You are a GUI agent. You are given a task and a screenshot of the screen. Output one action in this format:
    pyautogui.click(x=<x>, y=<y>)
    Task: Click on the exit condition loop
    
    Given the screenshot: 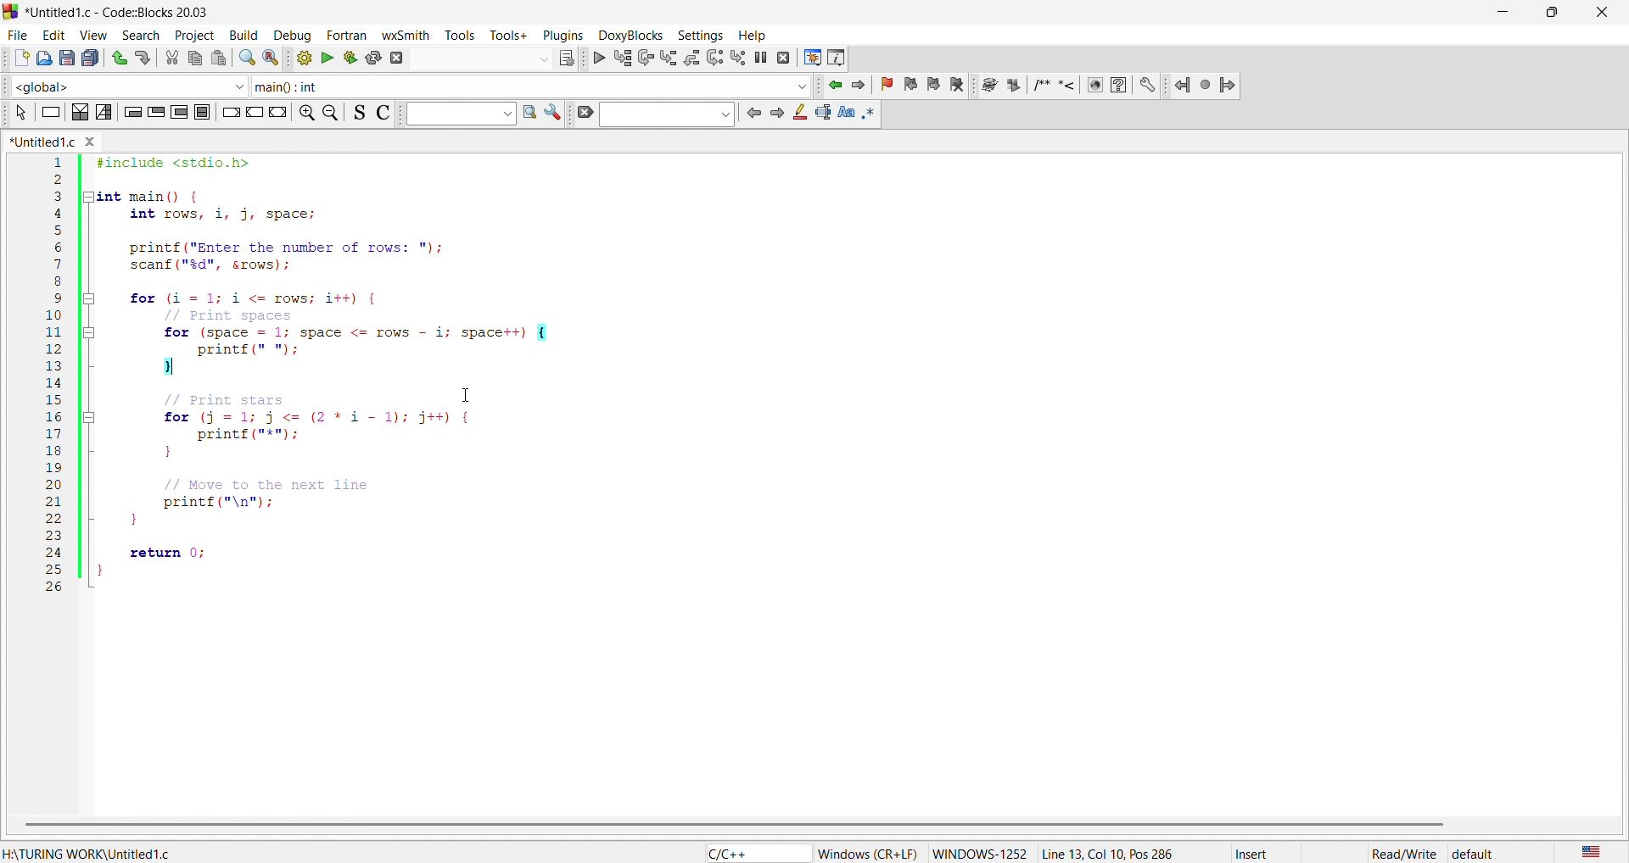 What is the action you would take?
    pyautogui.click(x=156, y=112)
    